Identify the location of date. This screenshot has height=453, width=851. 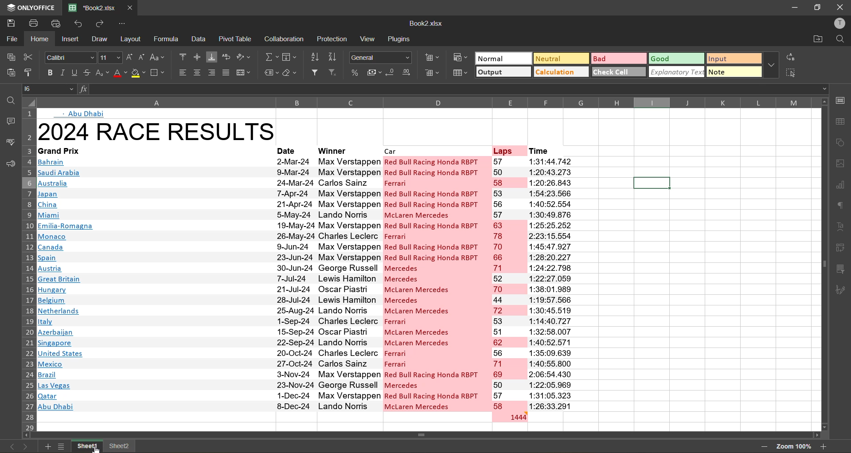
(293, 149).